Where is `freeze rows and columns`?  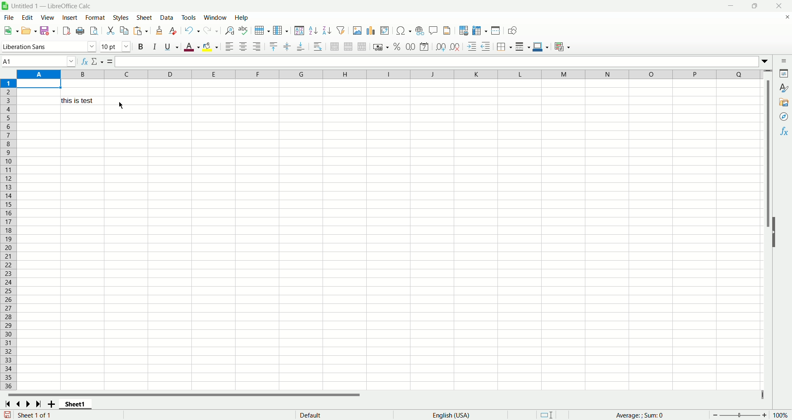 freeze rows and columns is located at coordinates (479, 30).